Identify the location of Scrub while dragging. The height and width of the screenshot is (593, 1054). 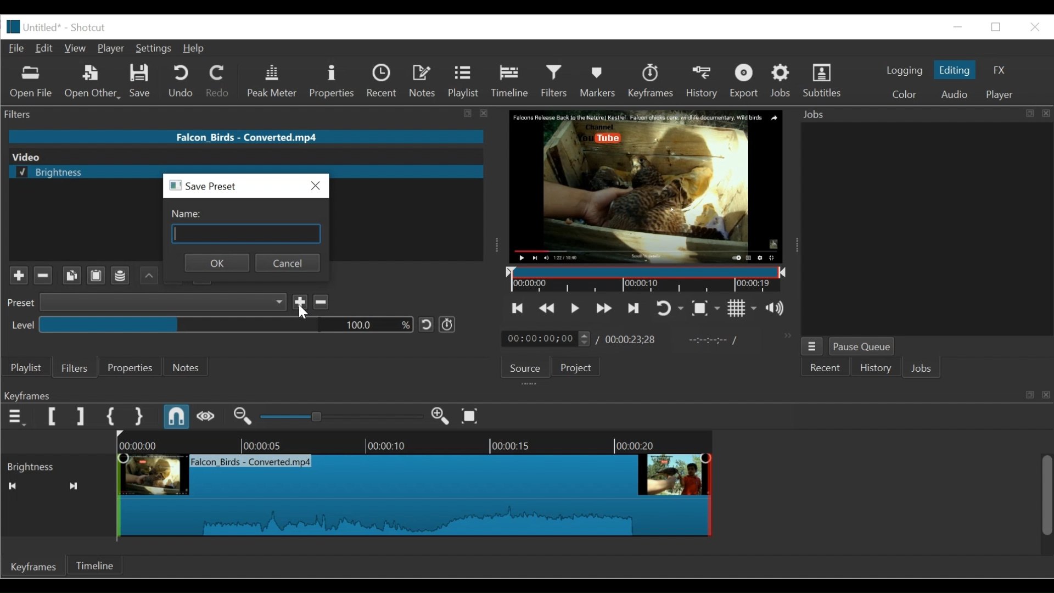
(206, 417).